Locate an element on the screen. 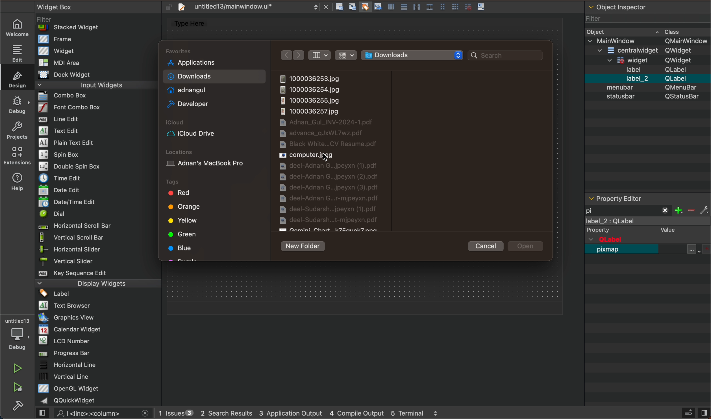 The height and width of the screenshot is (419, 711). debug is located at coordinates (17, 103).